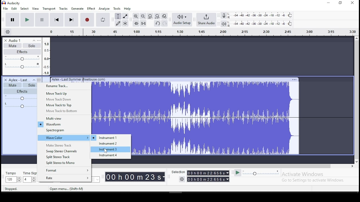 This screenshot has height=202, width=360. Describe the element at coordinates (65, 99) in the screenshot. I see `move track down` at that location.